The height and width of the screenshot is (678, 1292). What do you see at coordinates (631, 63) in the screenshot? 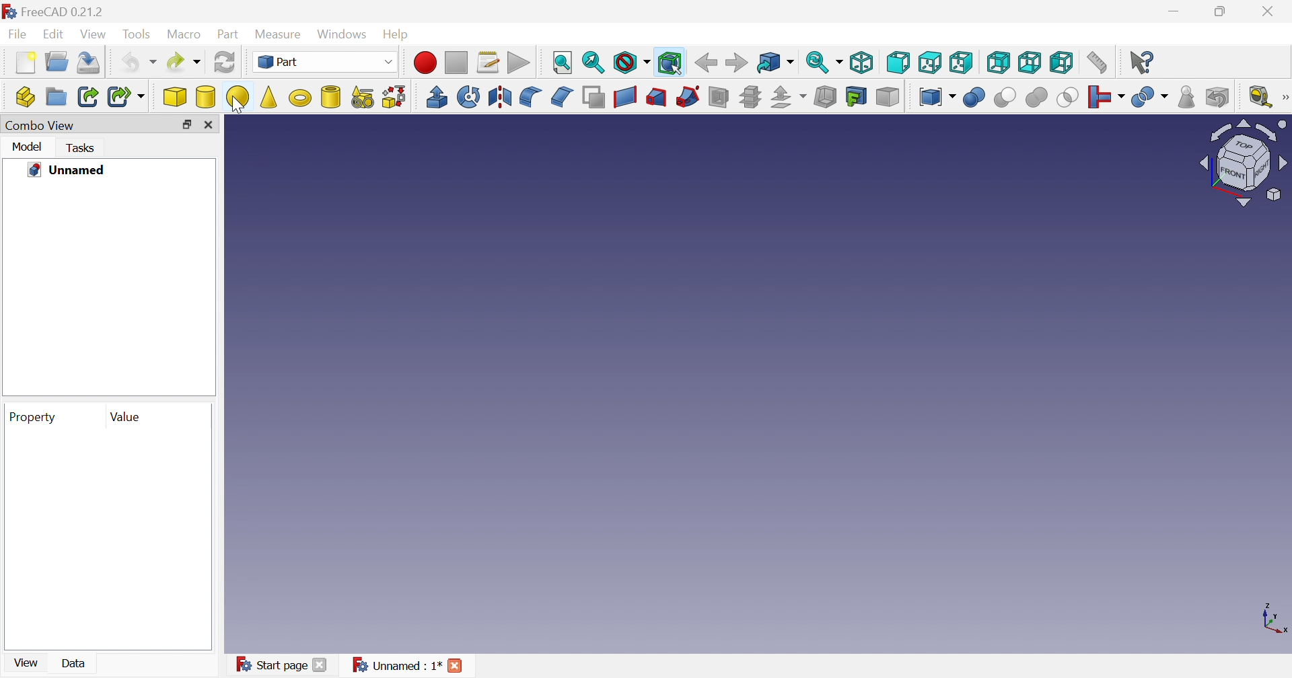
I see `Draw style` at bounding box center [631, 63].